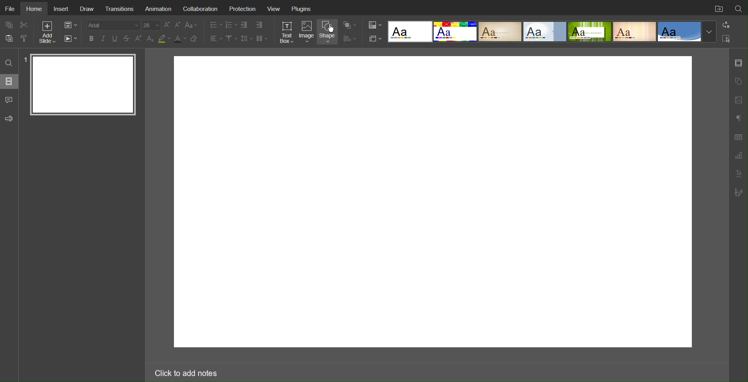  Describe the element at coordinates (349, 24) in the screenshot. I see `Arrangement` at that location.